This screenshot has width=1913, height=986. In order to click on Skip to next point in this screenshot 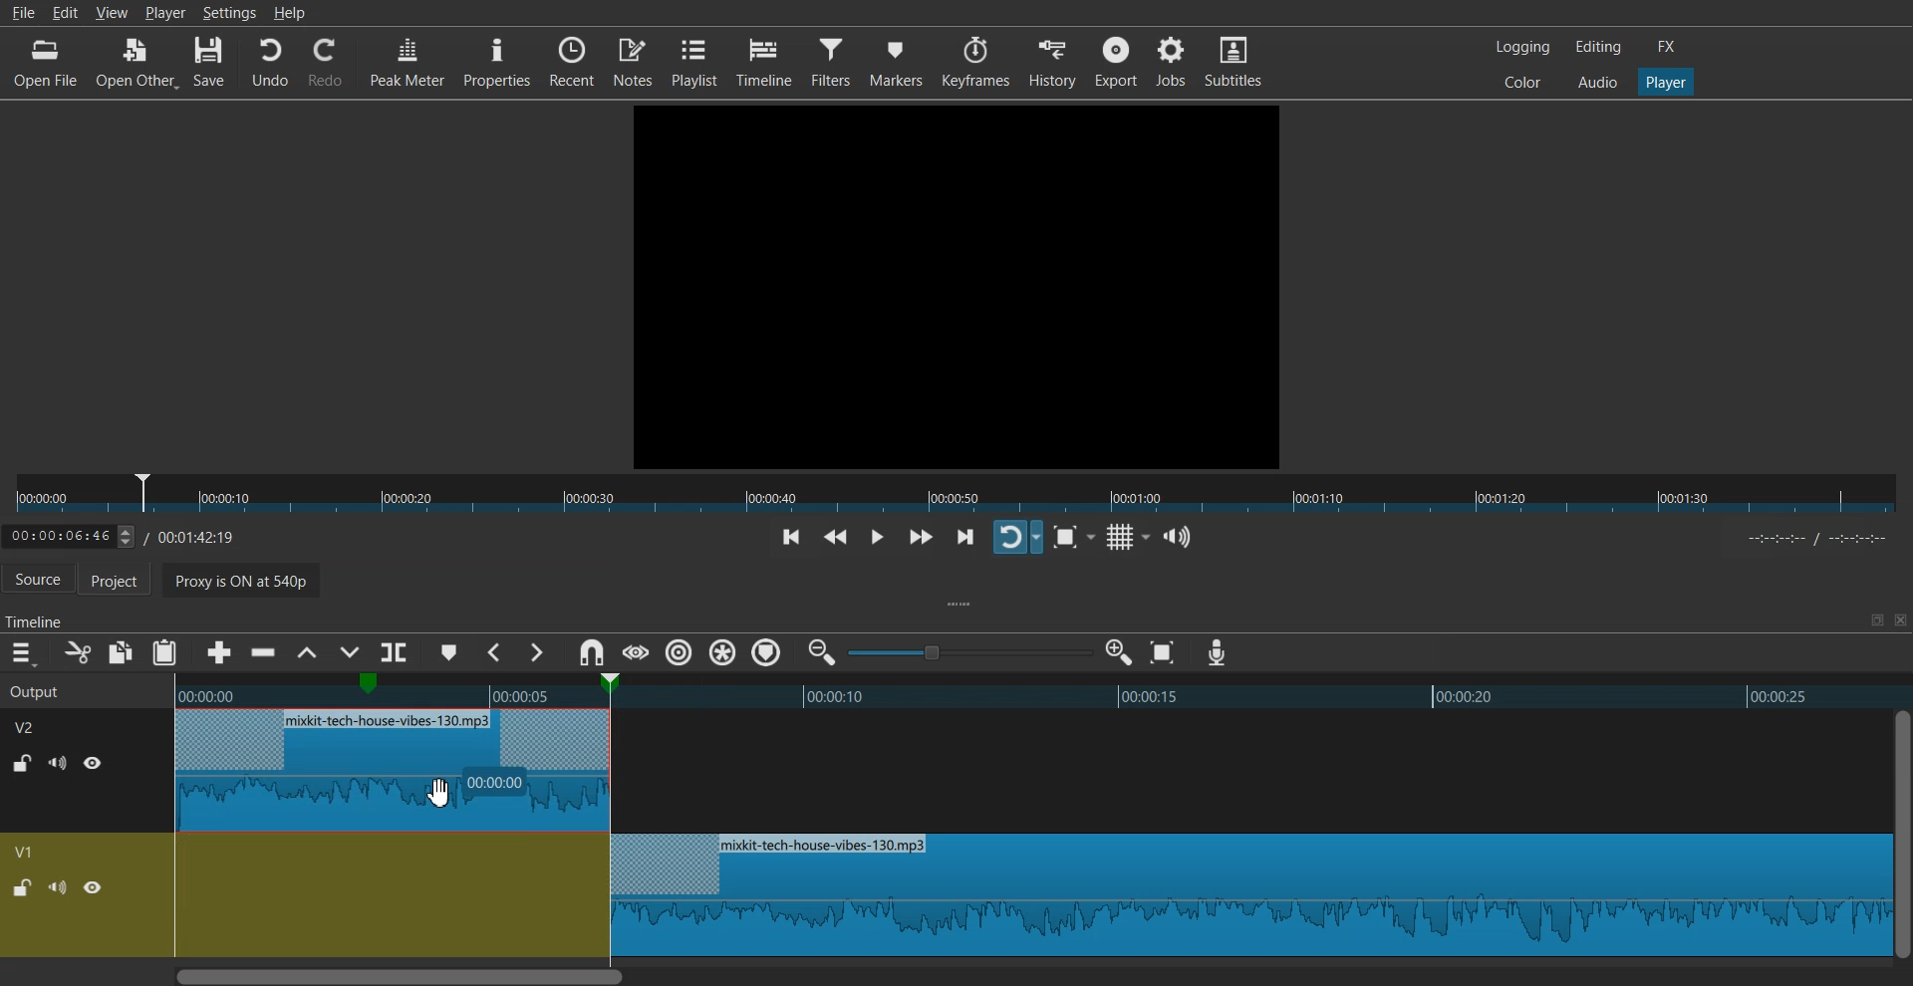, I will do `click(967, 539)`.